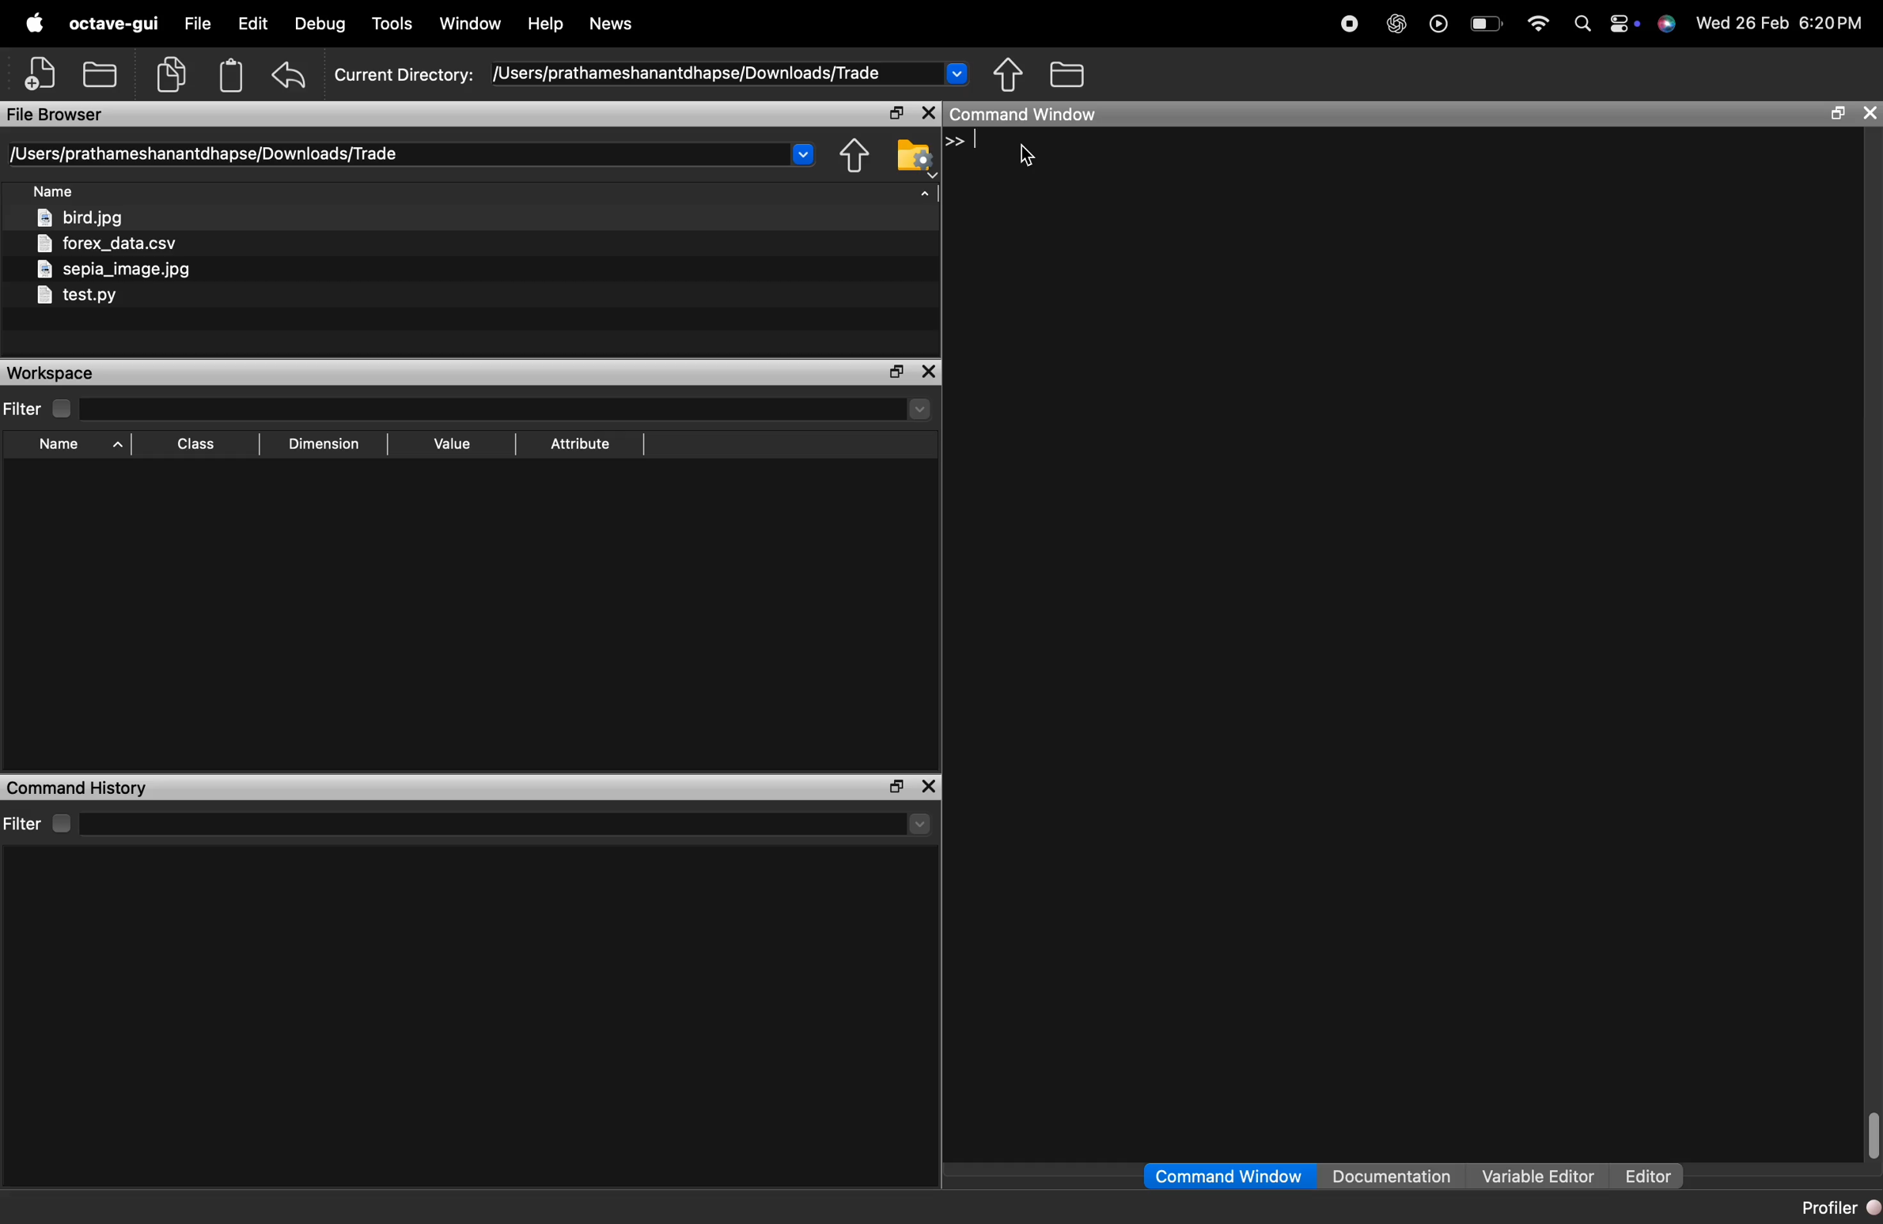 The image size is (1883, 1224). I want to click on octave-gui, so click(114, 23).